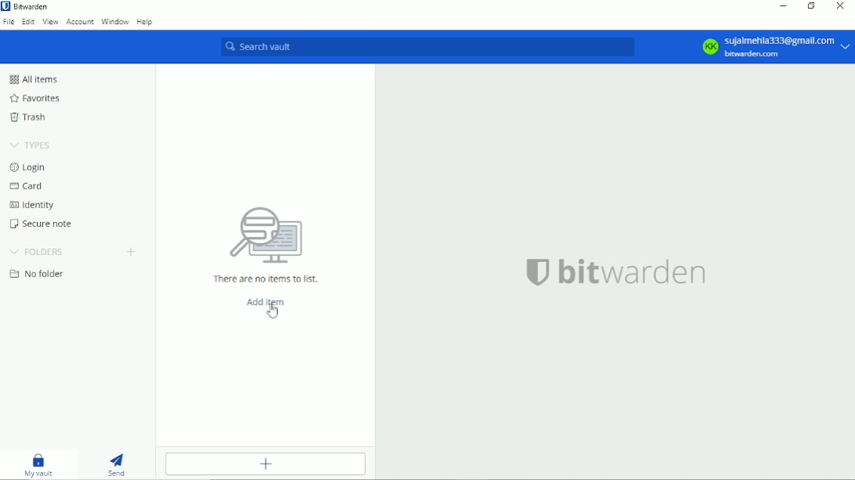  I want to click on No folder, so click(37, 274).